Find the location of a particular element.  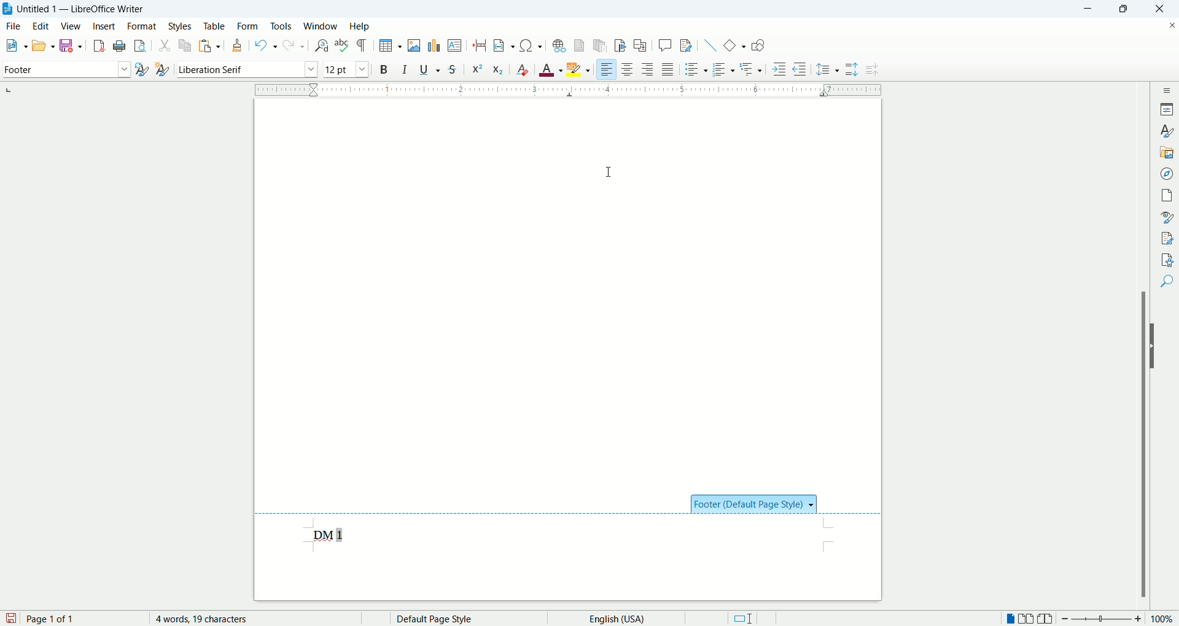

footer text with page number is located at coordinates (329, 535).